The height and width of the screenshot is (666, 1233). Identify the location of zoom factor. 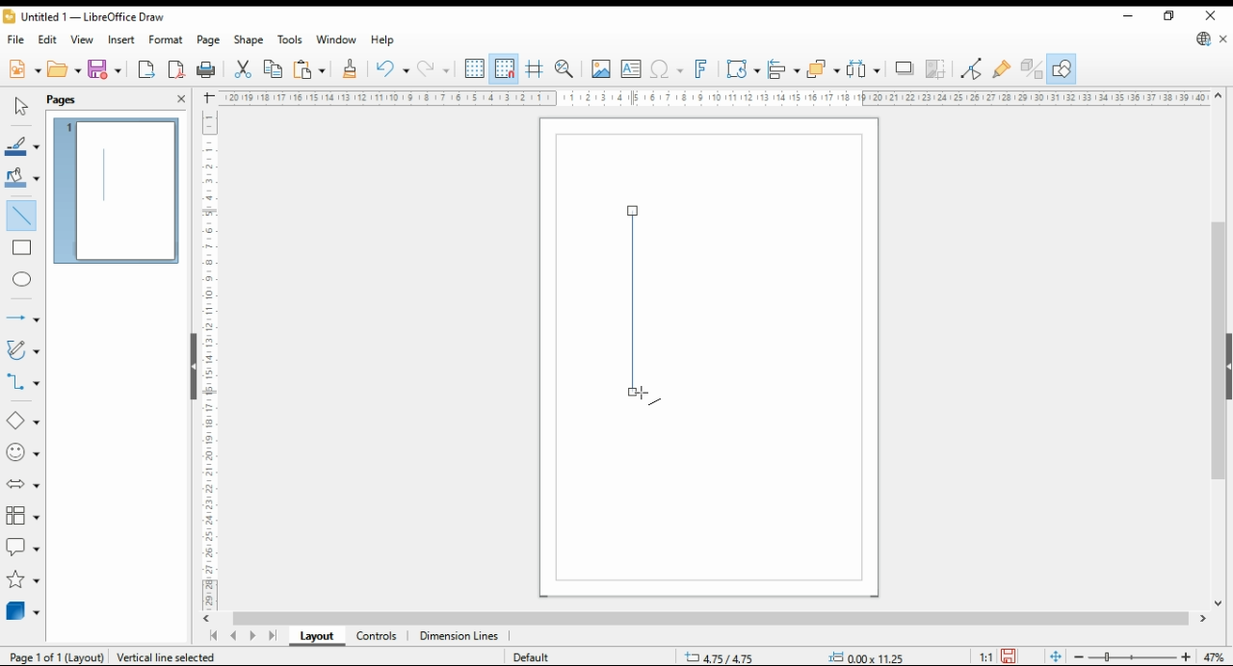
(1216, 657).